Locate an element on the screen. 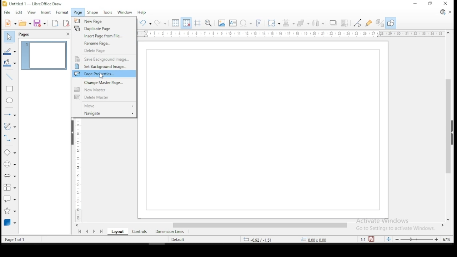  align objects is located at coordinates (288, 24).